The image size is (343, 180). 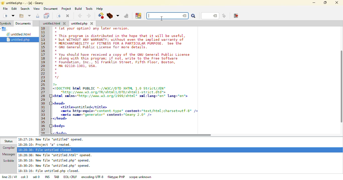 I want to click on untitled.php-.-[a]-Geany, so click(x=23, y=3).